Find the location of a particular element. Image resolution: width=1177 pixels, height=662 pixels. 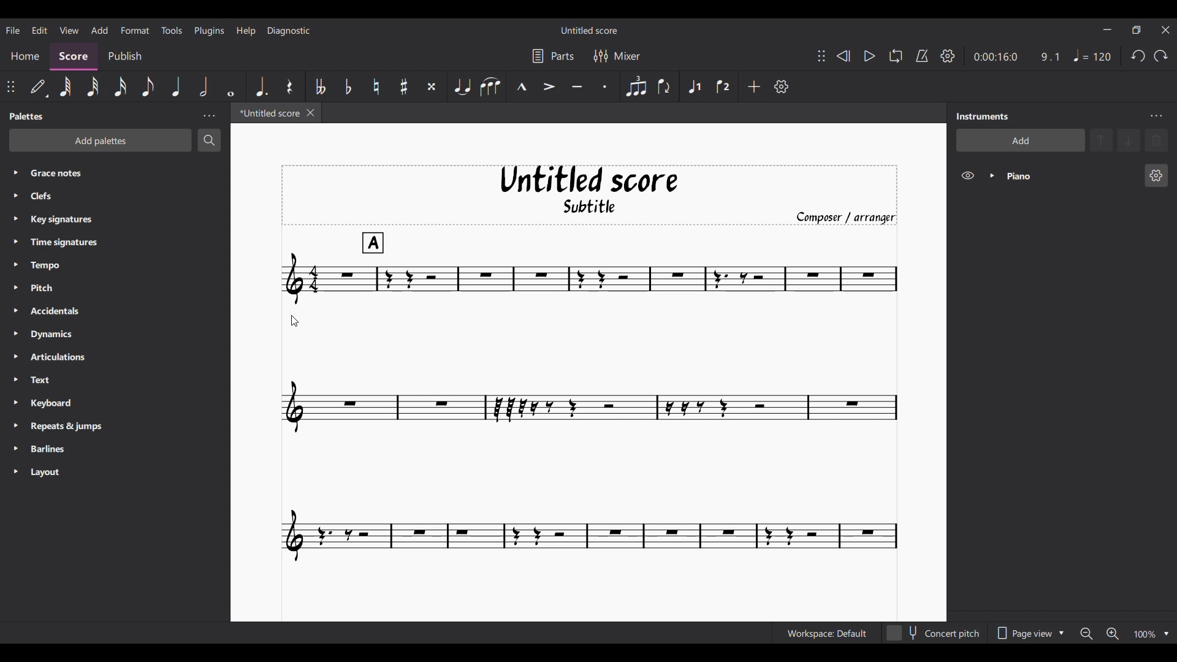

Close current score tab is located at coordinates (310, 113).